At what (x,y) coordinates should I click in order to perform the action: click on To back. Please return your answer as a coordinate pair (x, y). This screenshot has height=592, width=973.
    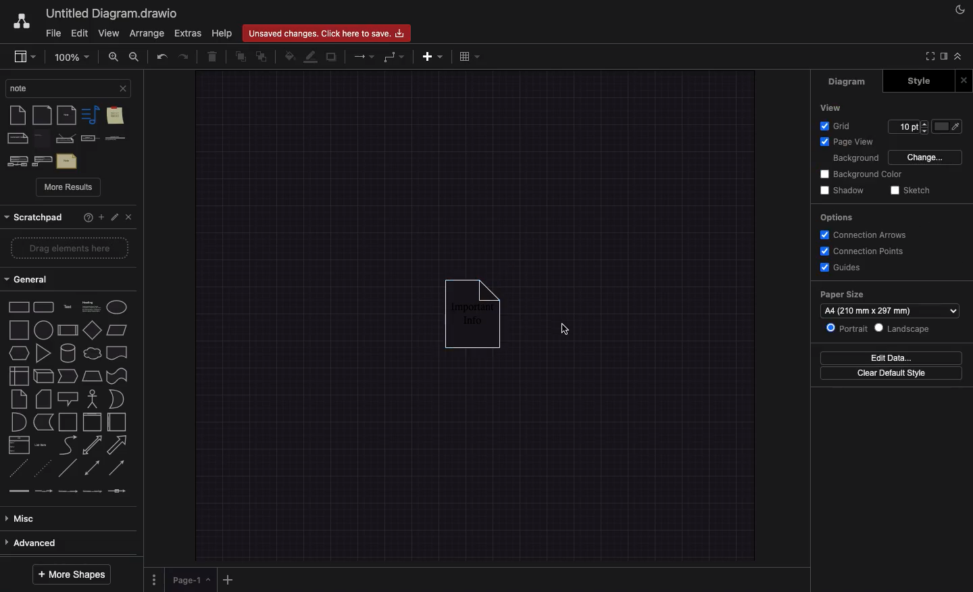
    Looking at the image, I should click on (264, 55).